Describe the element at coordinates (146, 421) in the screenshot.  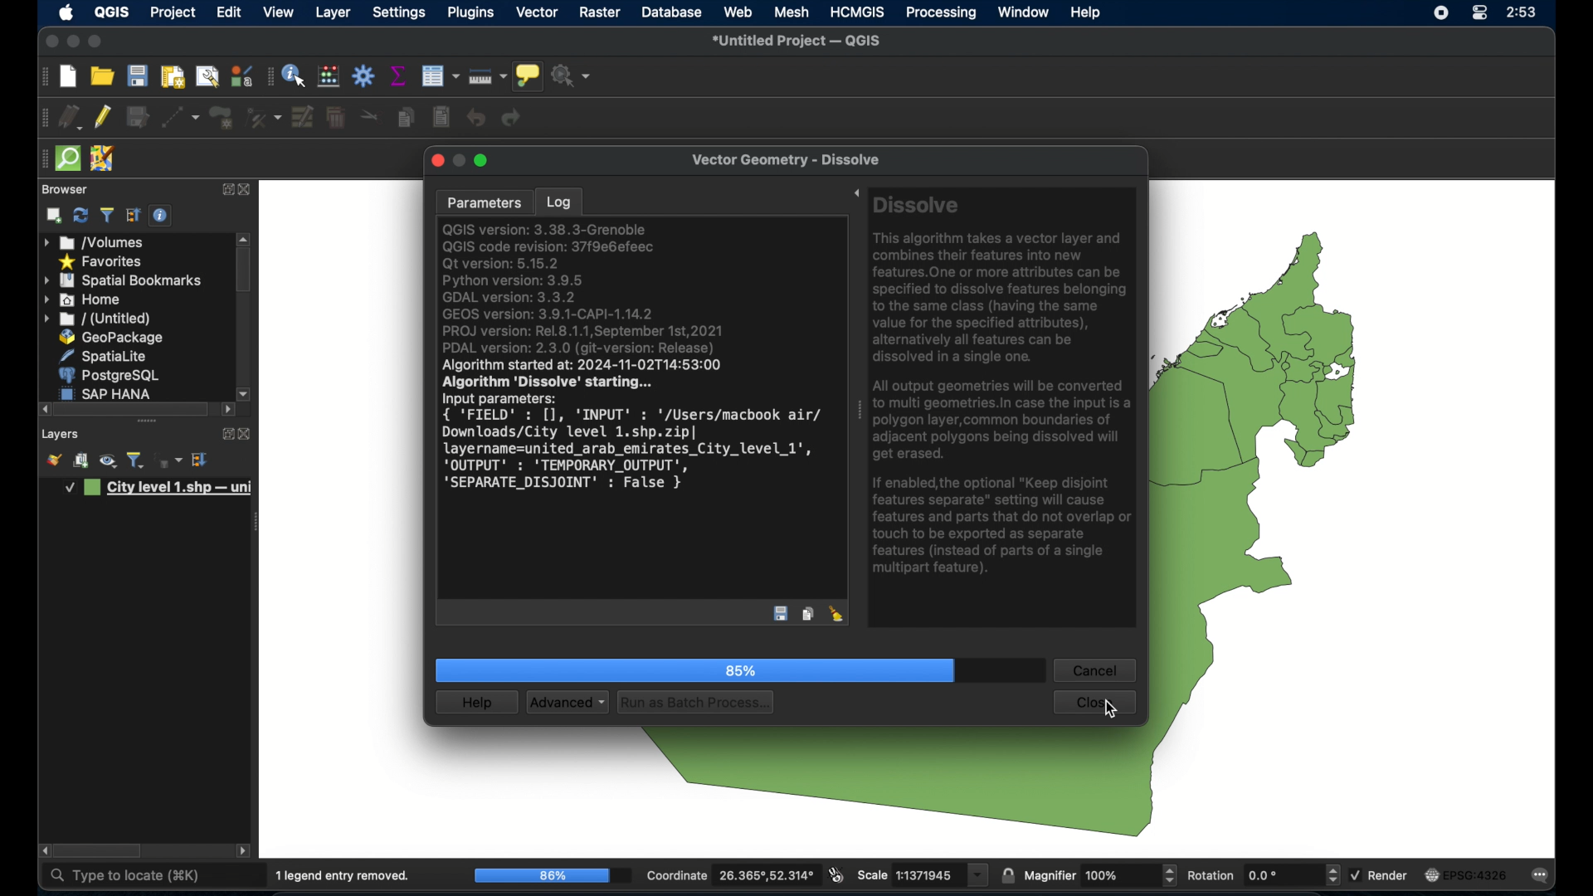
I see `drag handle` at that location.